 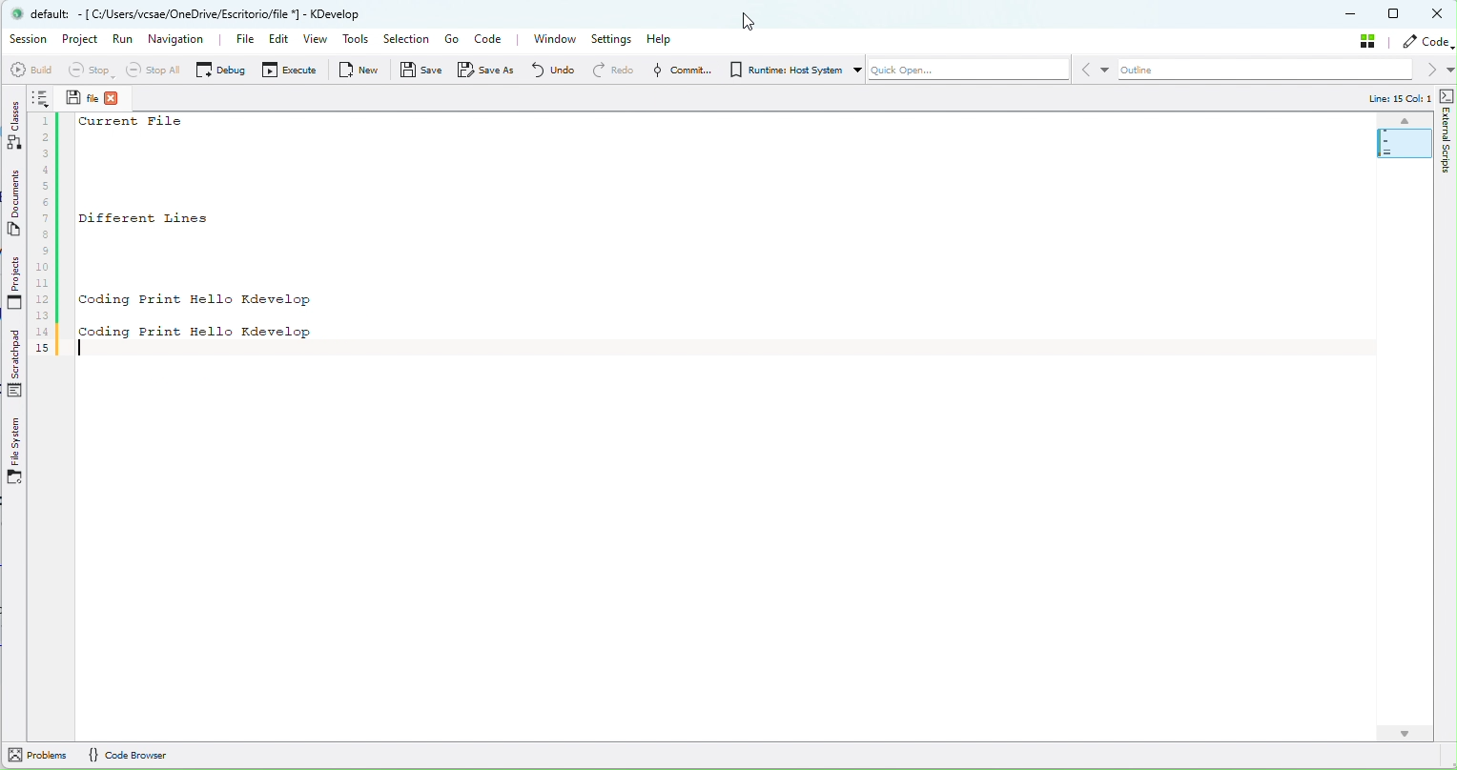 I want to click on View, so click(x=318, y=41).